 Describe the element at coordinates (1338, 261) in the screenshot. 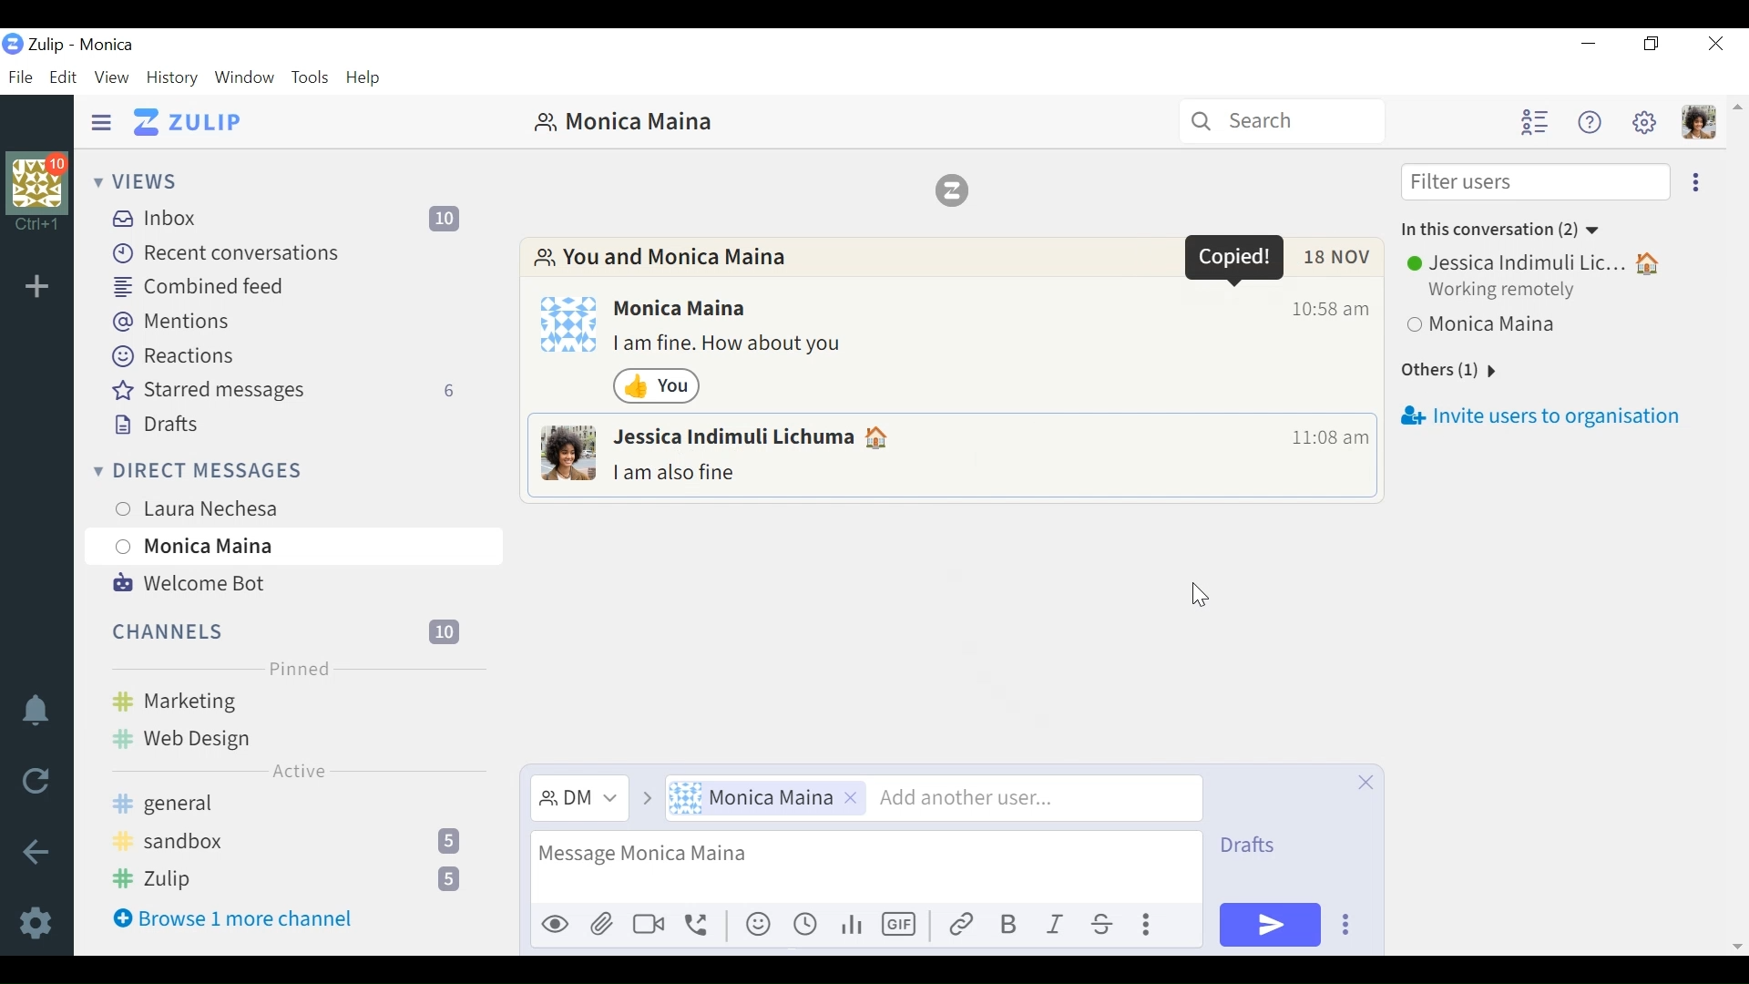

I see `Date` at that location.